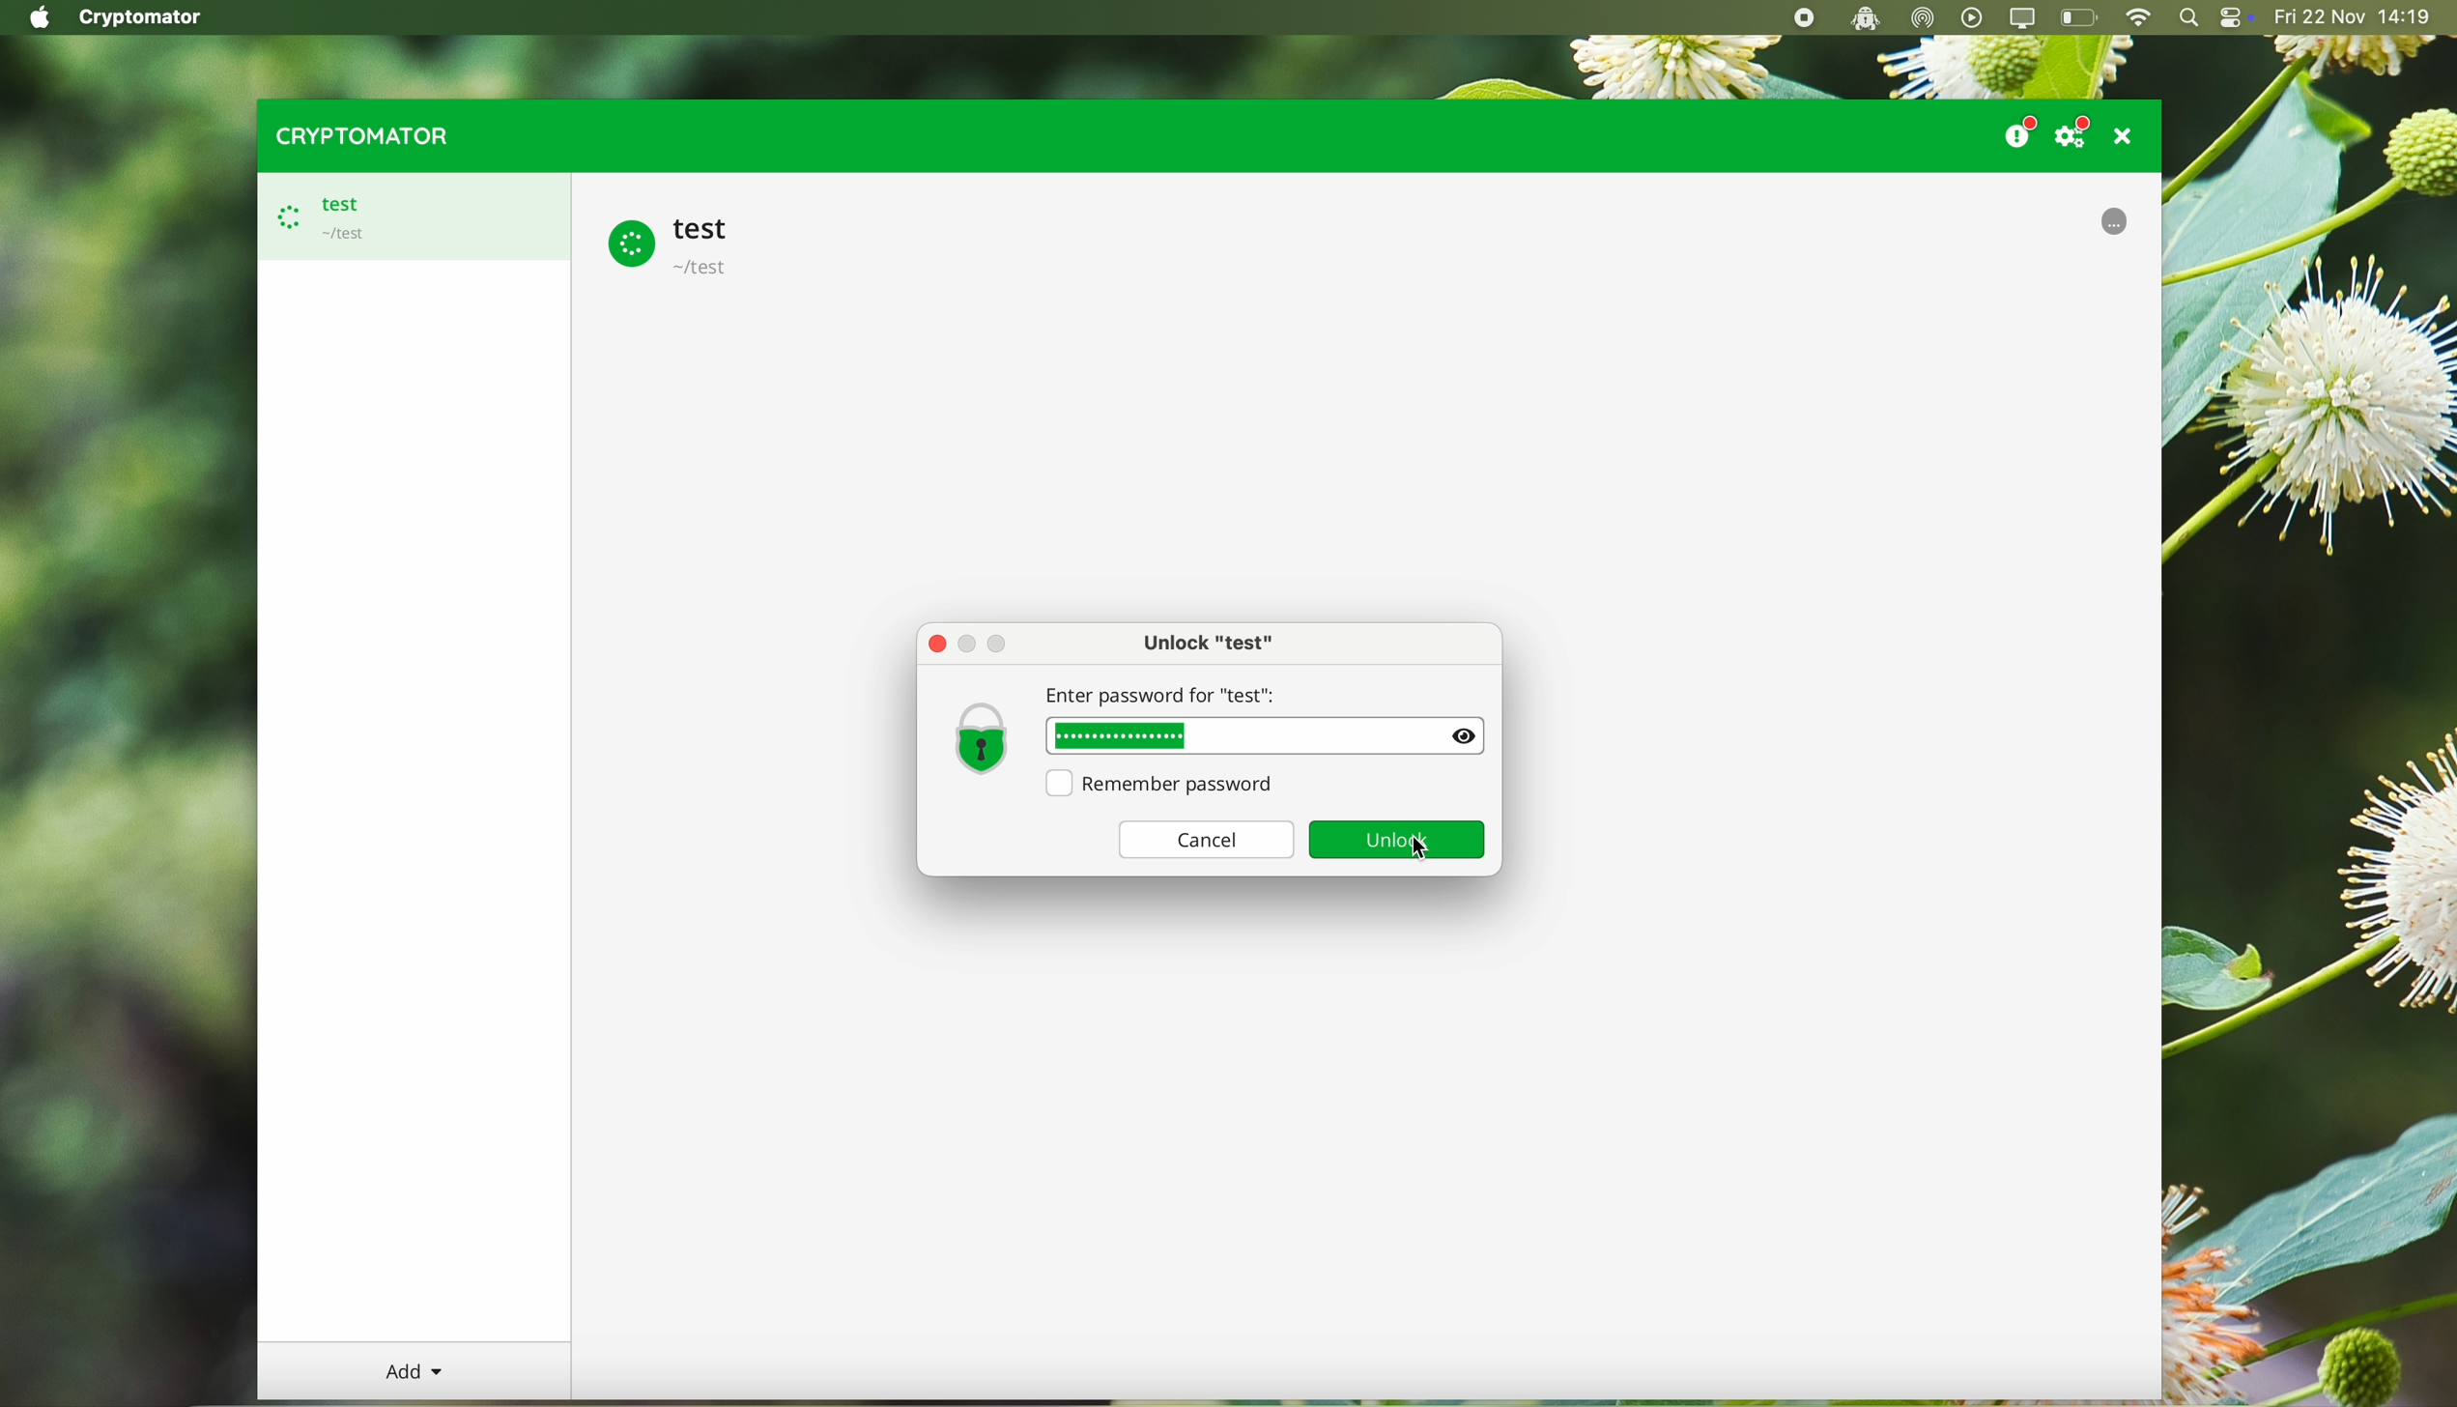 Image resolution: width=2457 pixels, height=1407 pixels. What do you see at coordinates (1402, 842) in the screenshot?
I see `unlock` at bounding box center [1402, 842].